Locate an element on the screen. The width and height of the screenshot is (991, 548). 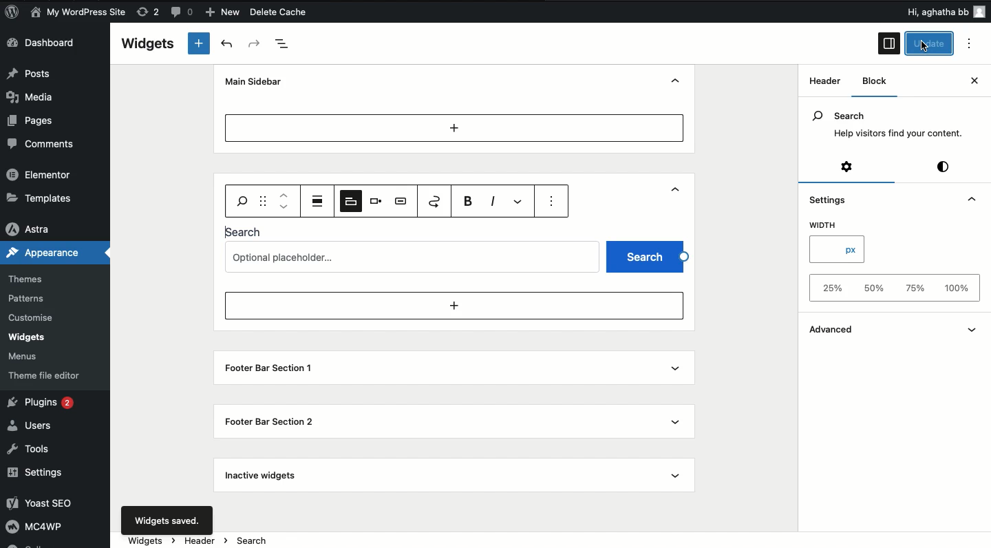
Appearance is located at coordinates (46, 253).